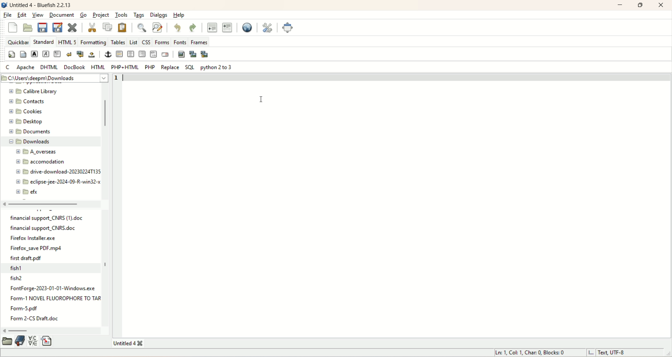  What do you see at coordinates (35, 92) in the screenshot?
I see `calibre library` at bounding box center [35, 92].